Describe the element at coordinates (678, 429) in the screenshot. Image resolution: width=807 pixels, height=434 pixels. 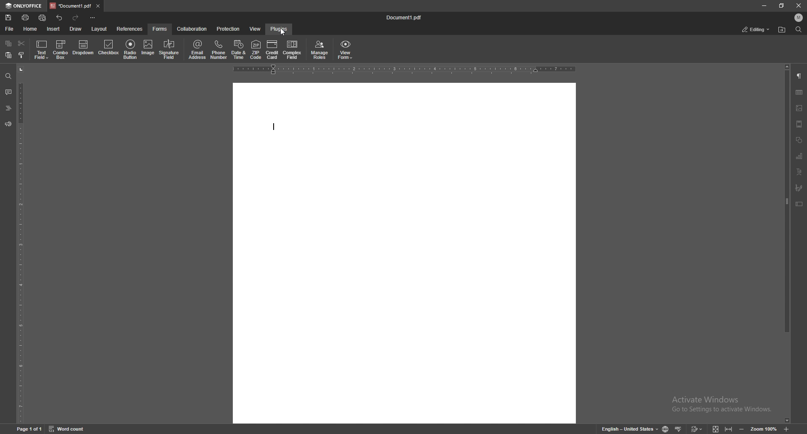
I see `spell check` at that location.